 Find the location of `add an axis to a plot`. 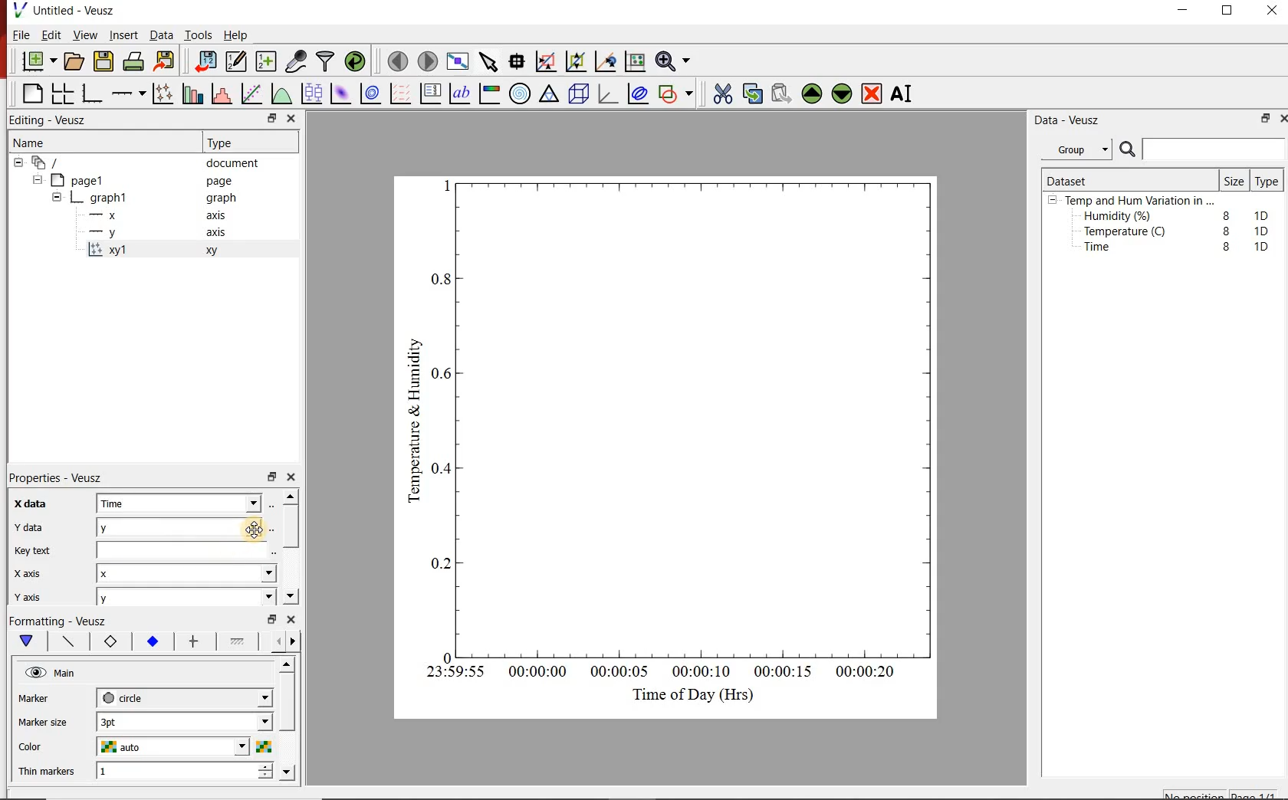

add an axis to a plot is located at coordinates (130, 92).